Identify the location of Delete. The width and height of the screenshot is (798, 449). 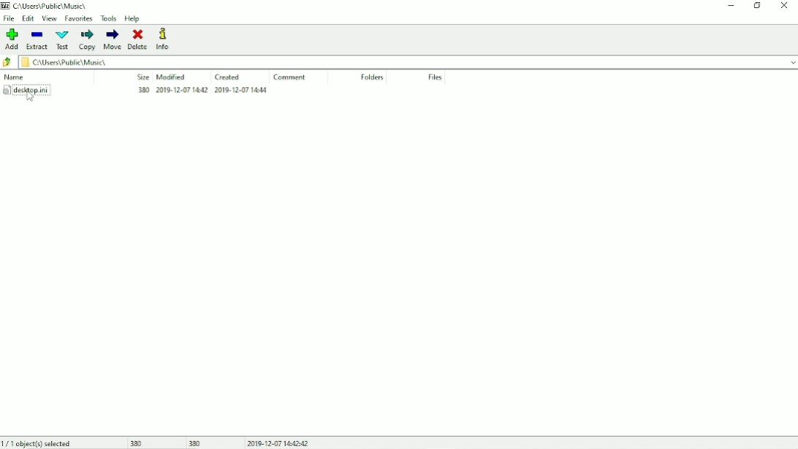
(138, 39).